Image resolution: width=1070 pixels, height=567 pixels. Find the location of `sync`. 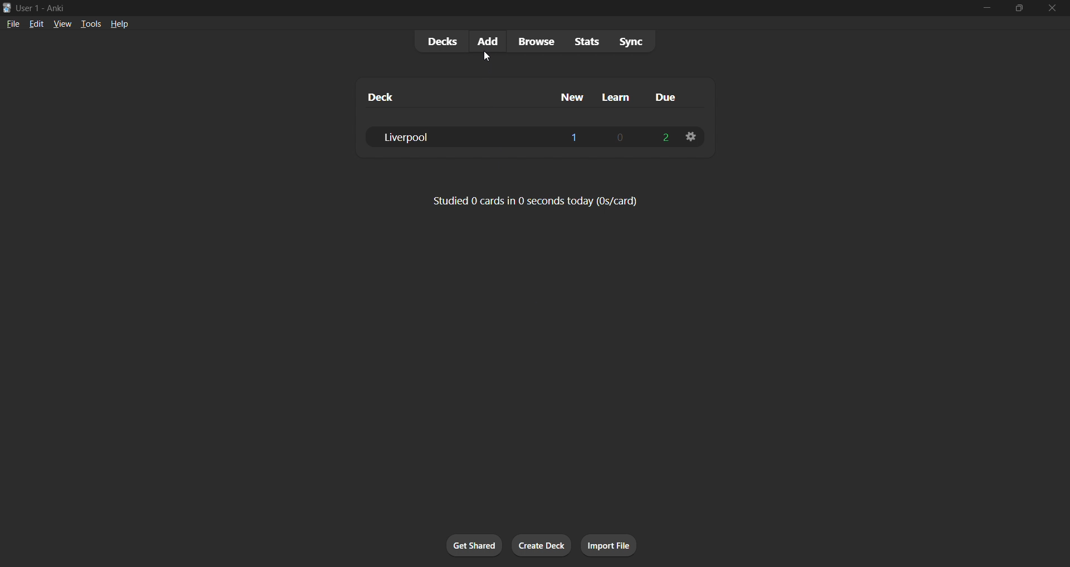

sync is located at coordinates (636, 43).